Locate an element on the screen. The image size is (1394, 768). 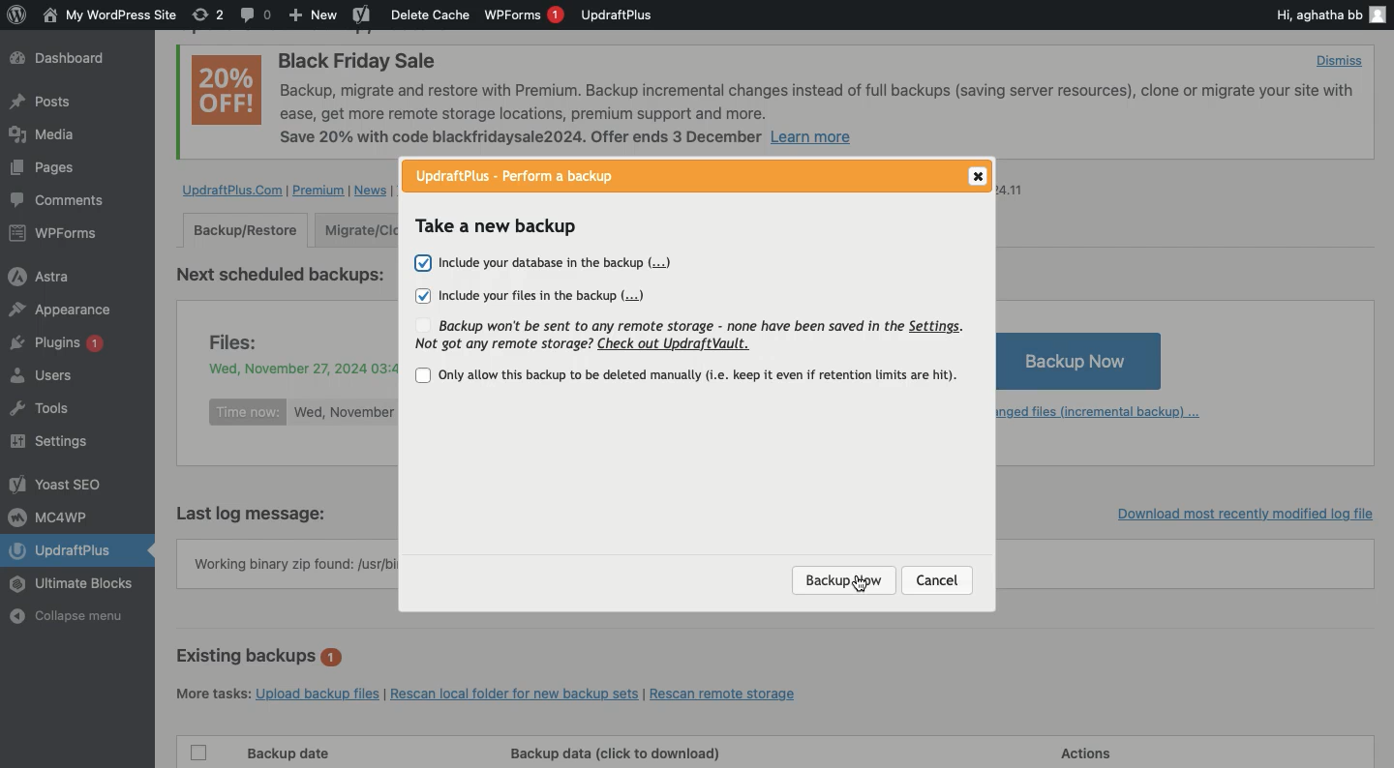
Cancel is located at coordinates (938, 579).